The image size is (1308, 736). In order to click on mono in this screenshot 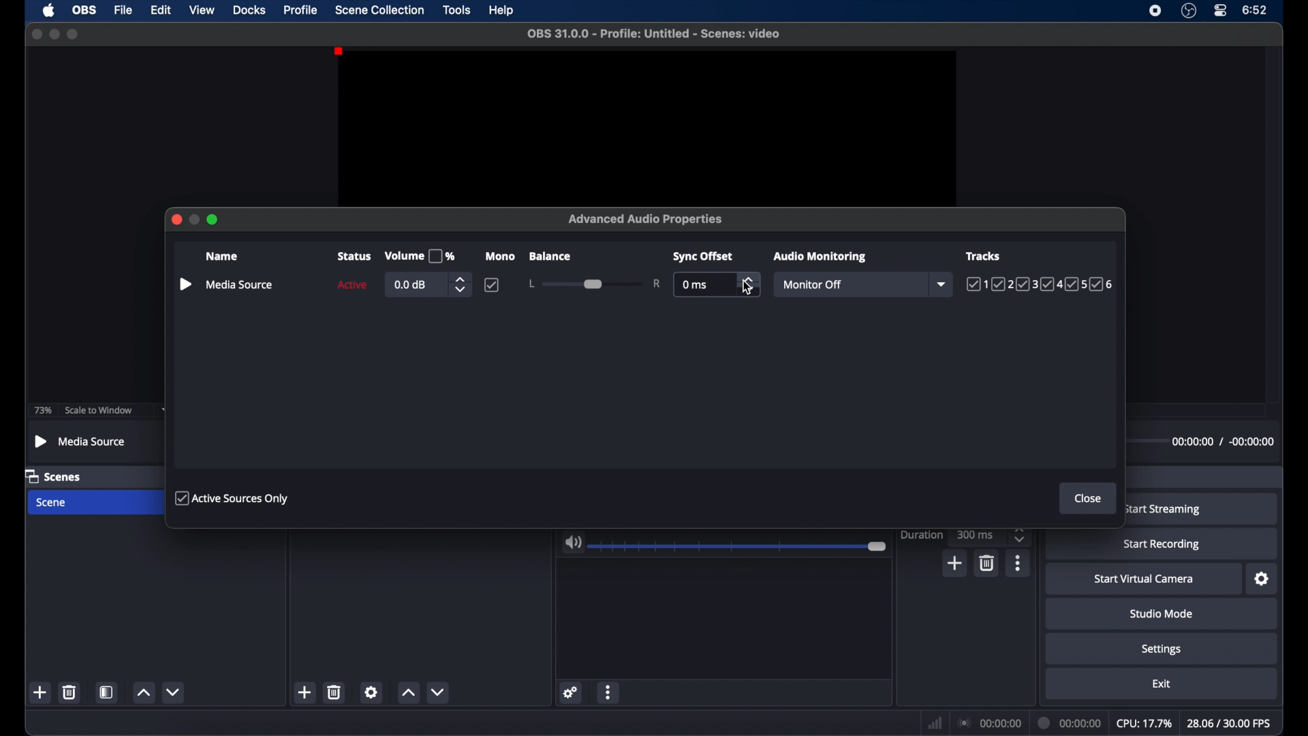, I will do `click(500, 256)`.